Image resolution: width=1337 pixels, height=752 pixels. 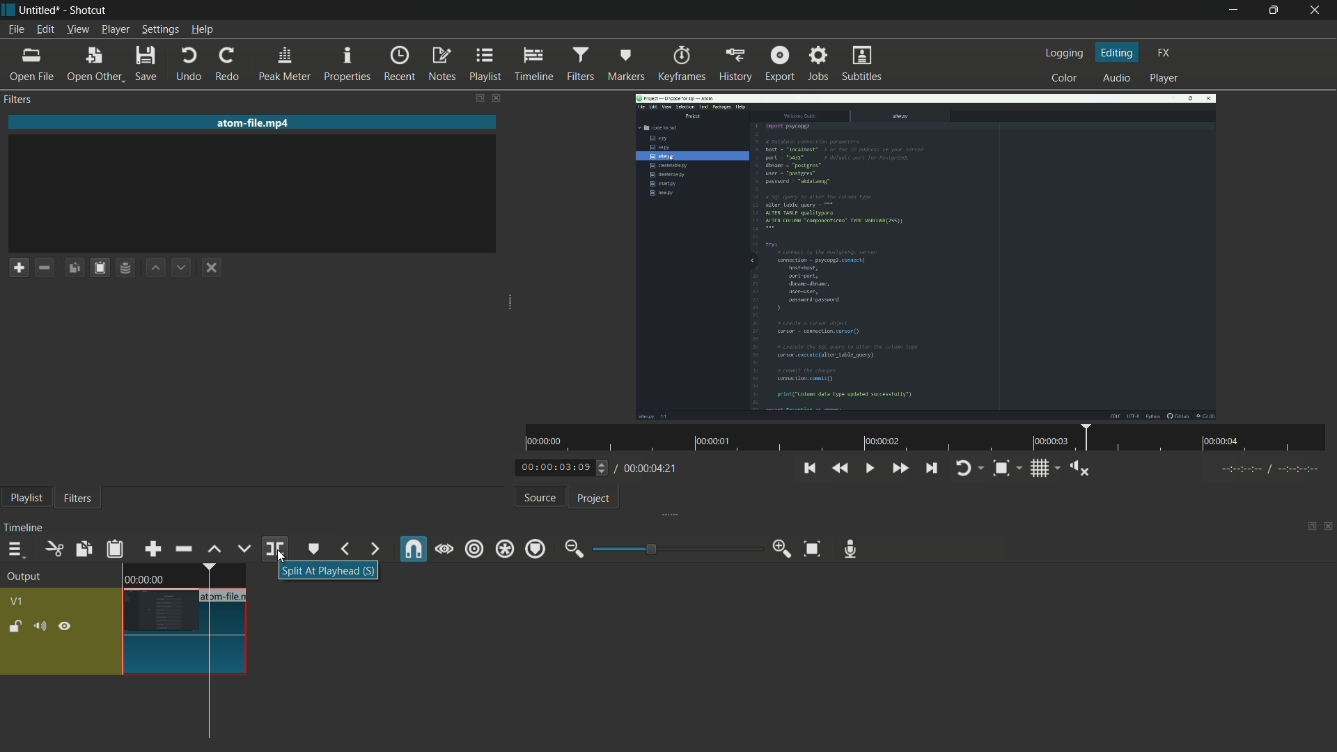 I want to click on logging, so click(x=1065, y=52).